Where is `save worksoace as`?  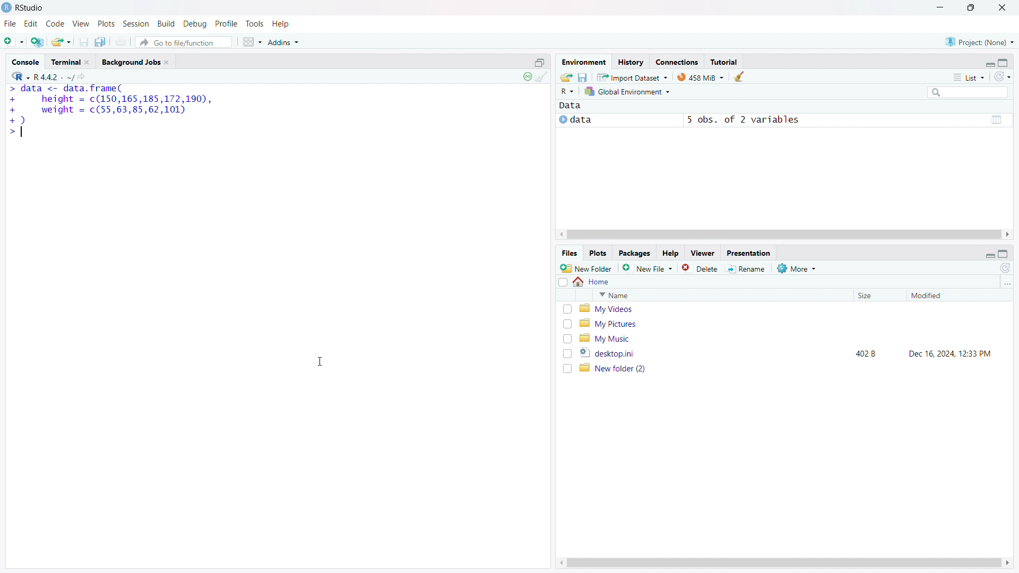
save worksoace as is located at coordinates (583, 76).